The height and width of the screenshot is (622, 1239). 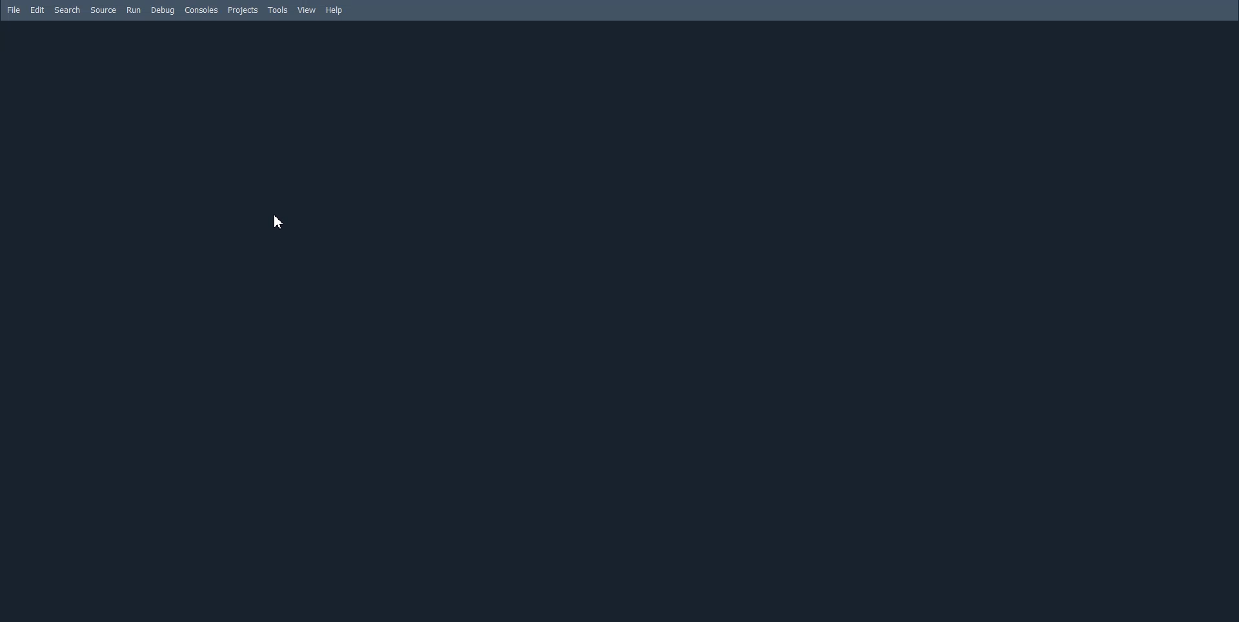 I want to click on Projects, so click(x=243, y=10).